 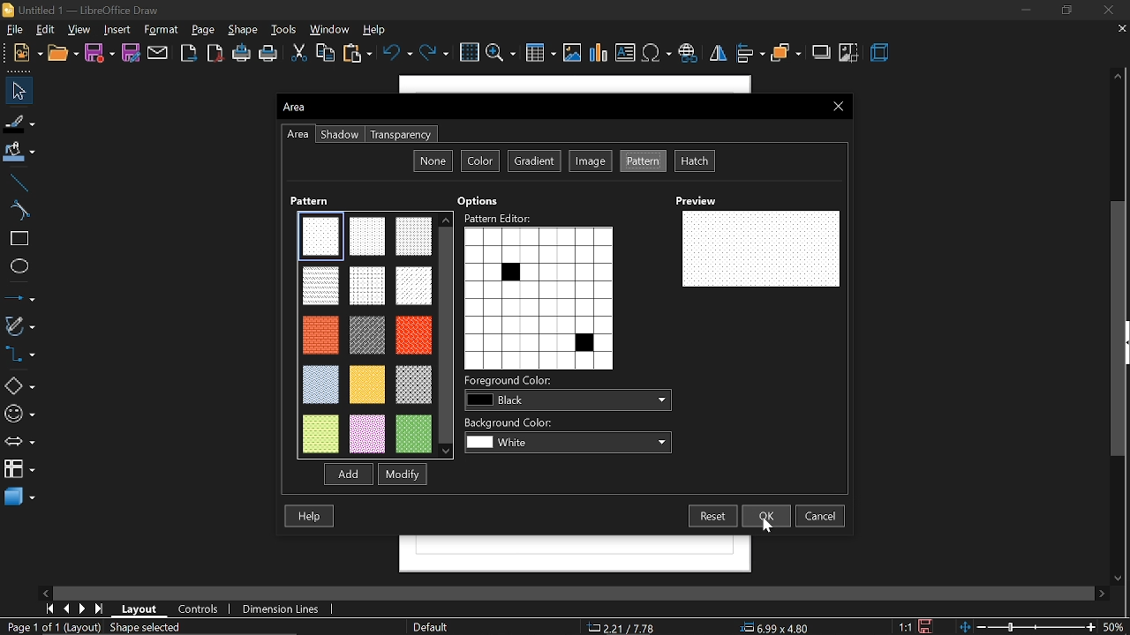 I want to click on page style, so click(x=433, y=627).